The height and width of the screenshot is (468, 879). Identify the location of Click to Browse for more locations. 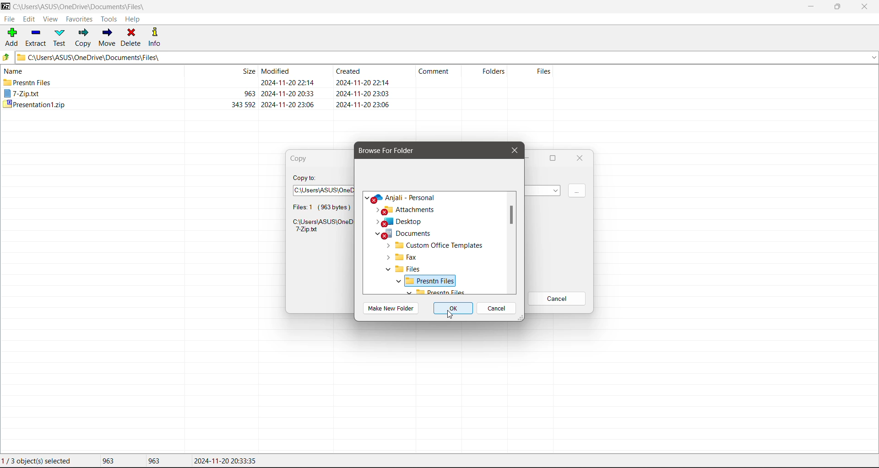
(577, 191).